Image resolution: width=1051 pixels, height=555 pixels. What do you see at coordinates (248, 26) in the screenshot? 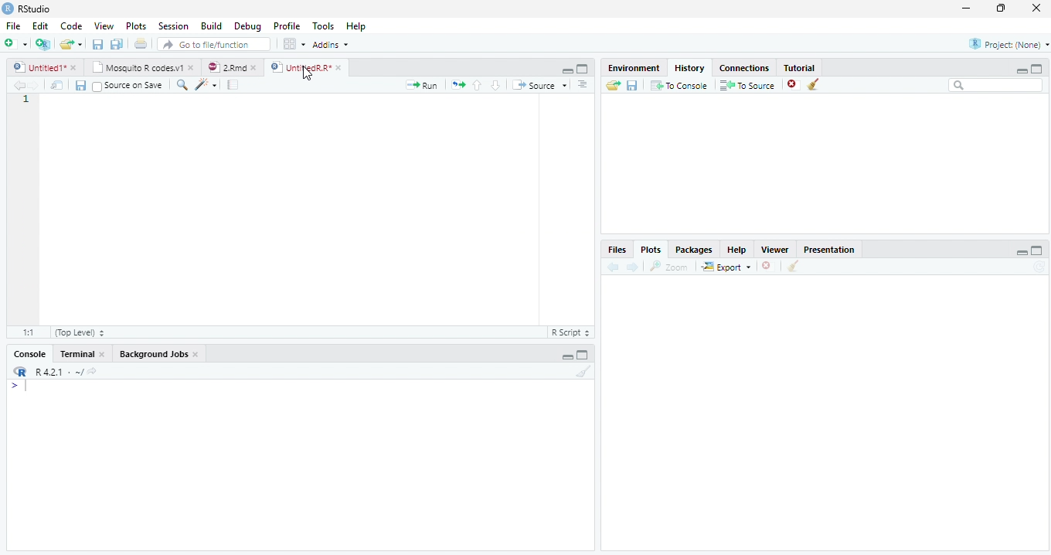
I see `Debug` at bounding box center [248, 26].